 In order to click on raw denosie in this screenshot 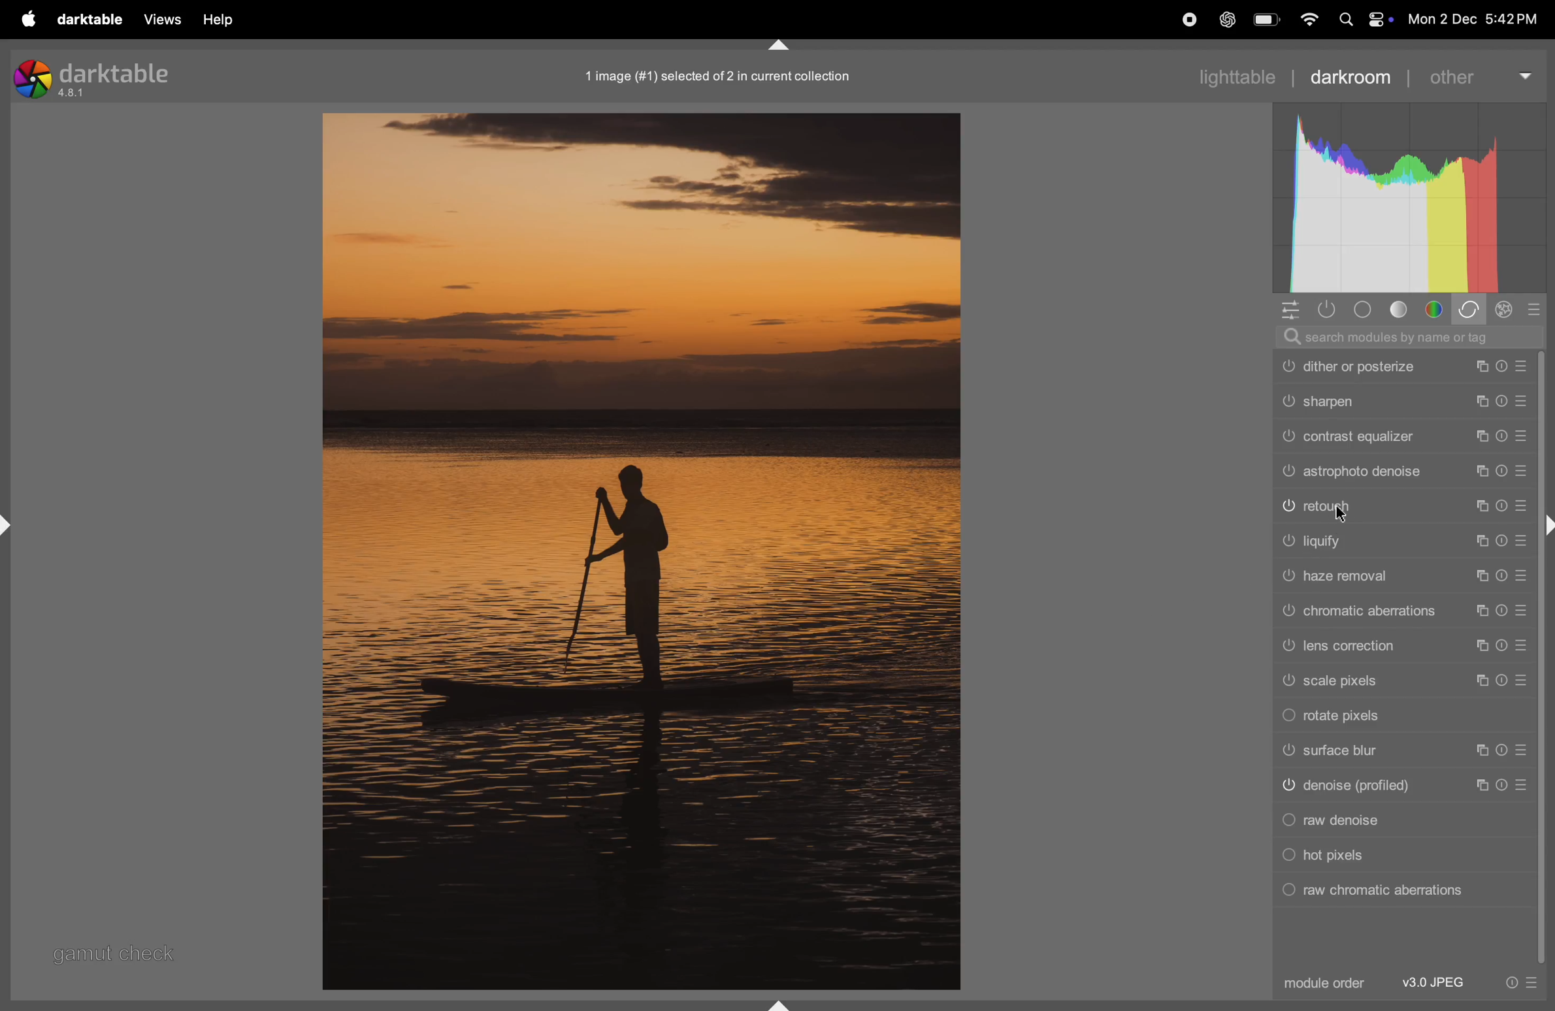, I will do `click(1401, 820)`.